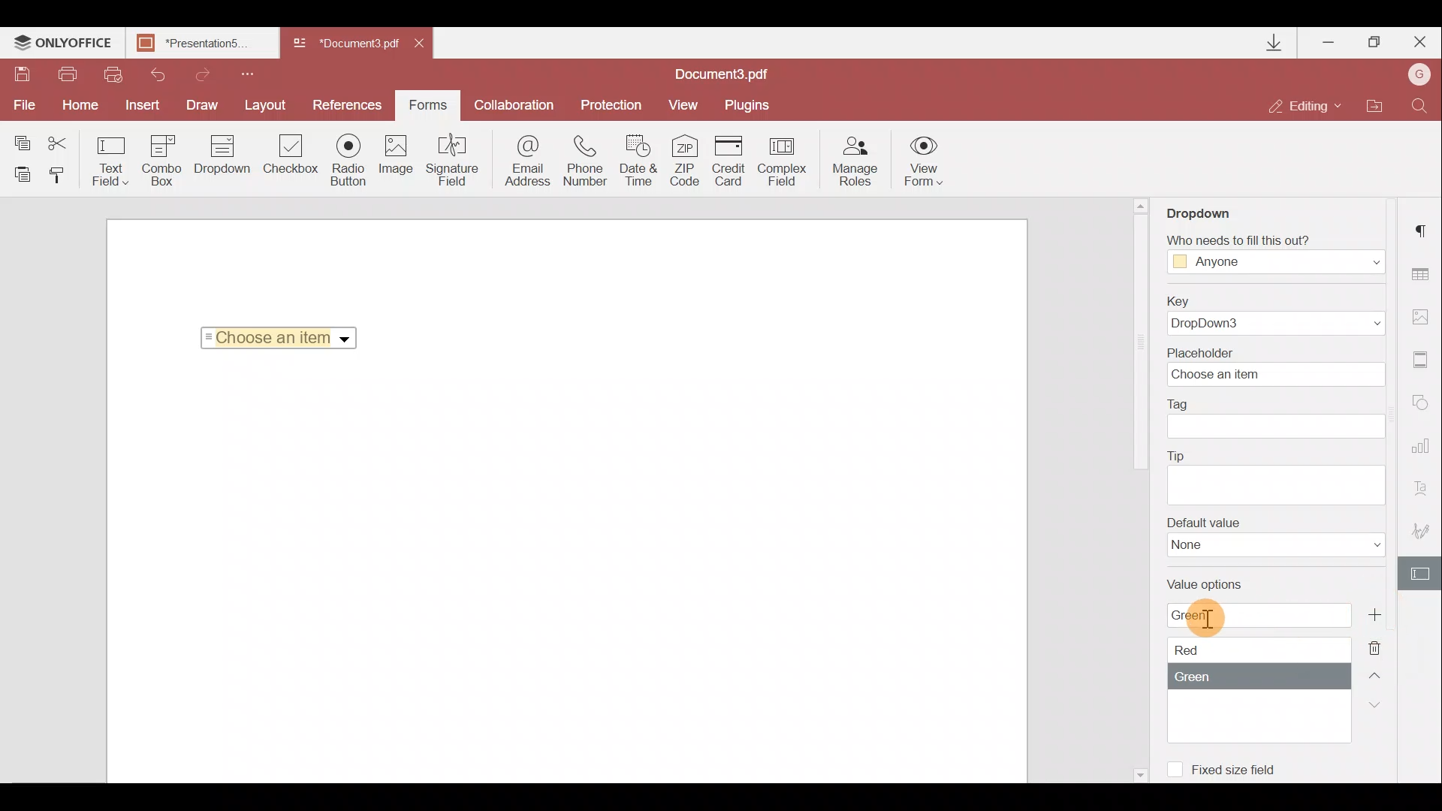 This screenshot has width=1442, height=811. What do you see at coordinates (1202, 616) in the screenshot?
I see `Cursor` at bounding box center [1202, 616].